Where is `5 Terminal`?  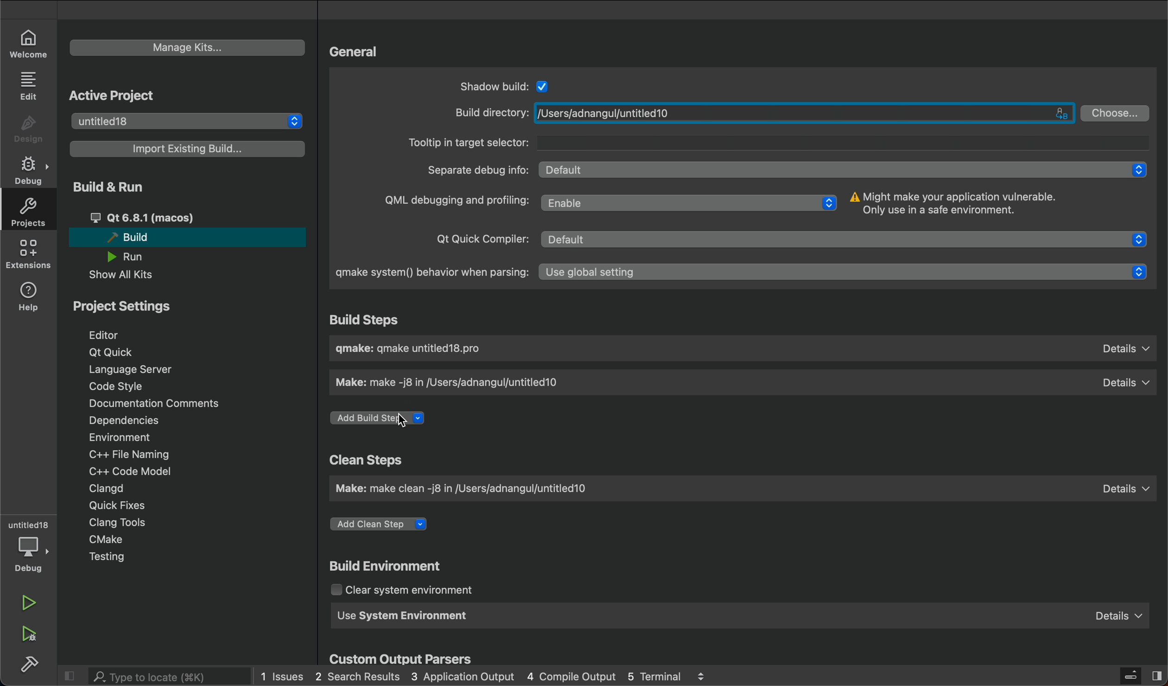 5 Terminal is located at coordinates (655, 677).